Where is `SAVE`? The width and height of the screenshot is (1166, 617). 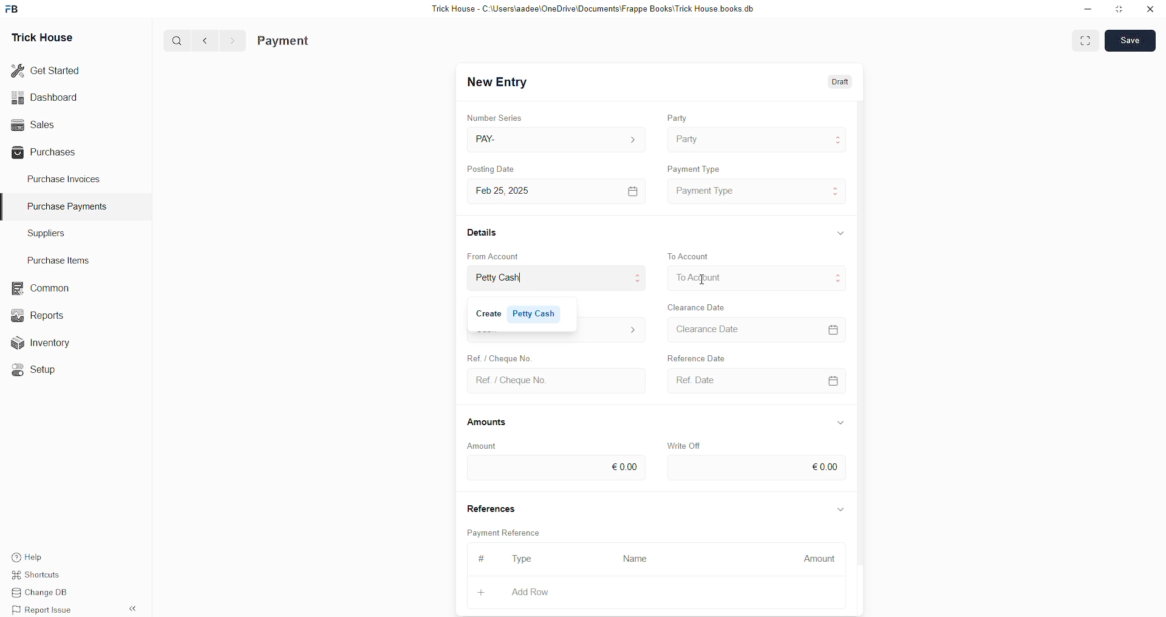 SAVE is located at coordinates (1133, 39).